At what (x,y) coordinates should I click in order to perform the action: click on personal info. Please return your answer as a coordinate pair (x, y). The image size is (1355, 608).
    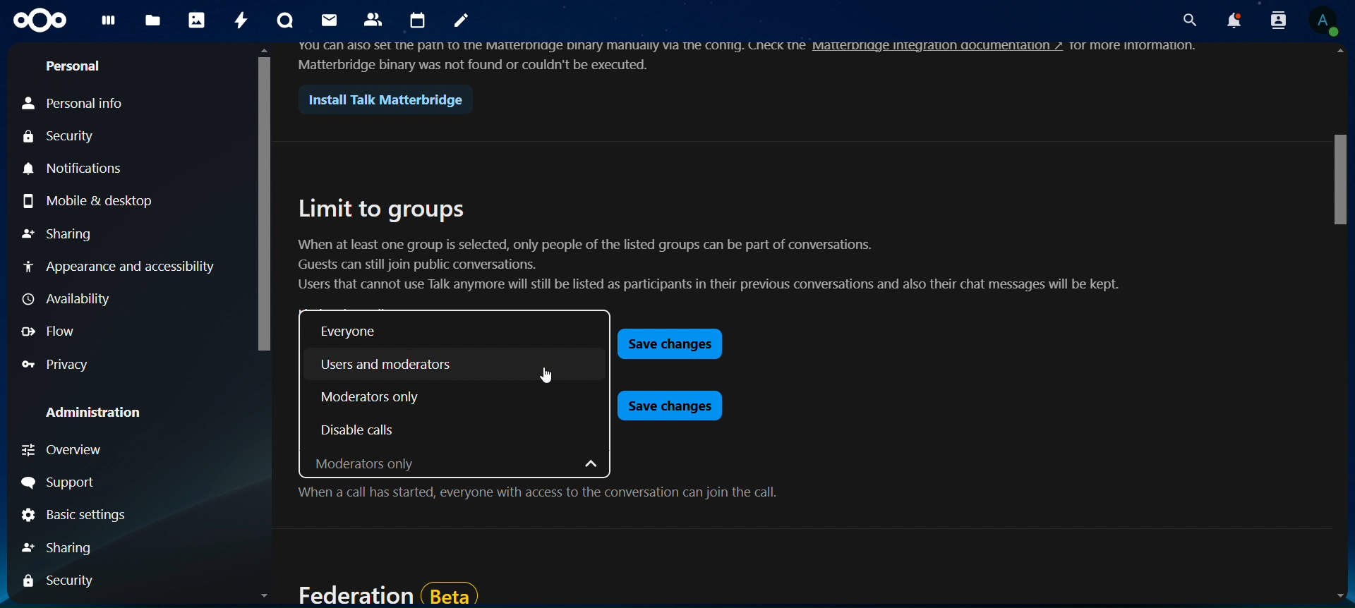
    Looking at the image, I should click on (77, 102).